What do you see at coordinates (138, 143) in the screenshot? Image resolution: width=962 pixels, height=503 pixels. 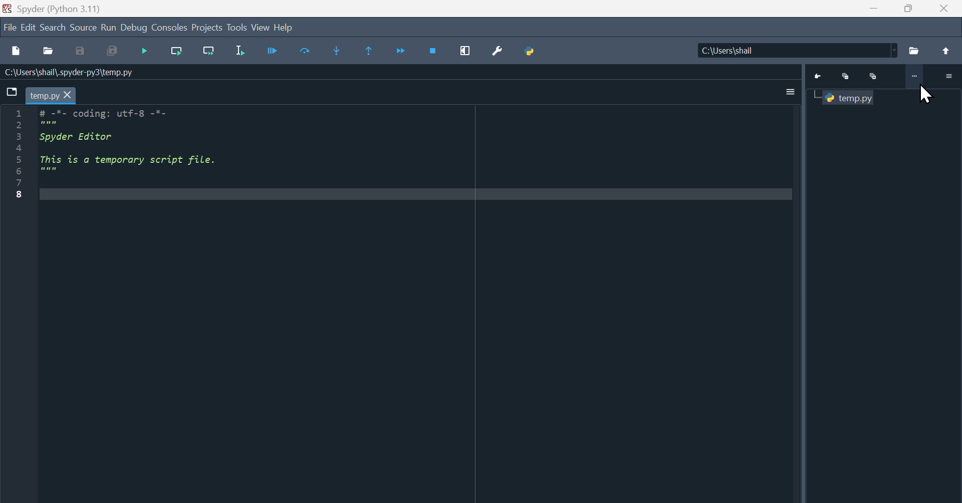 I see `Code` at bounding box center [138, 143].